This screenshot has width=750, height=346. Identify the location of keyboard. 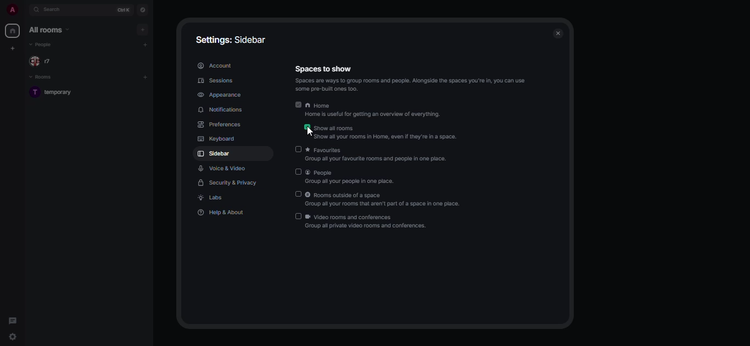
(216, 139).